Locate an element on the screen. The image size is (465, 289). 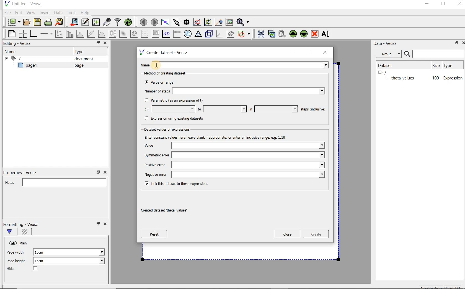
plot a 2d dataset as an image is located at coordinates (124, 34).